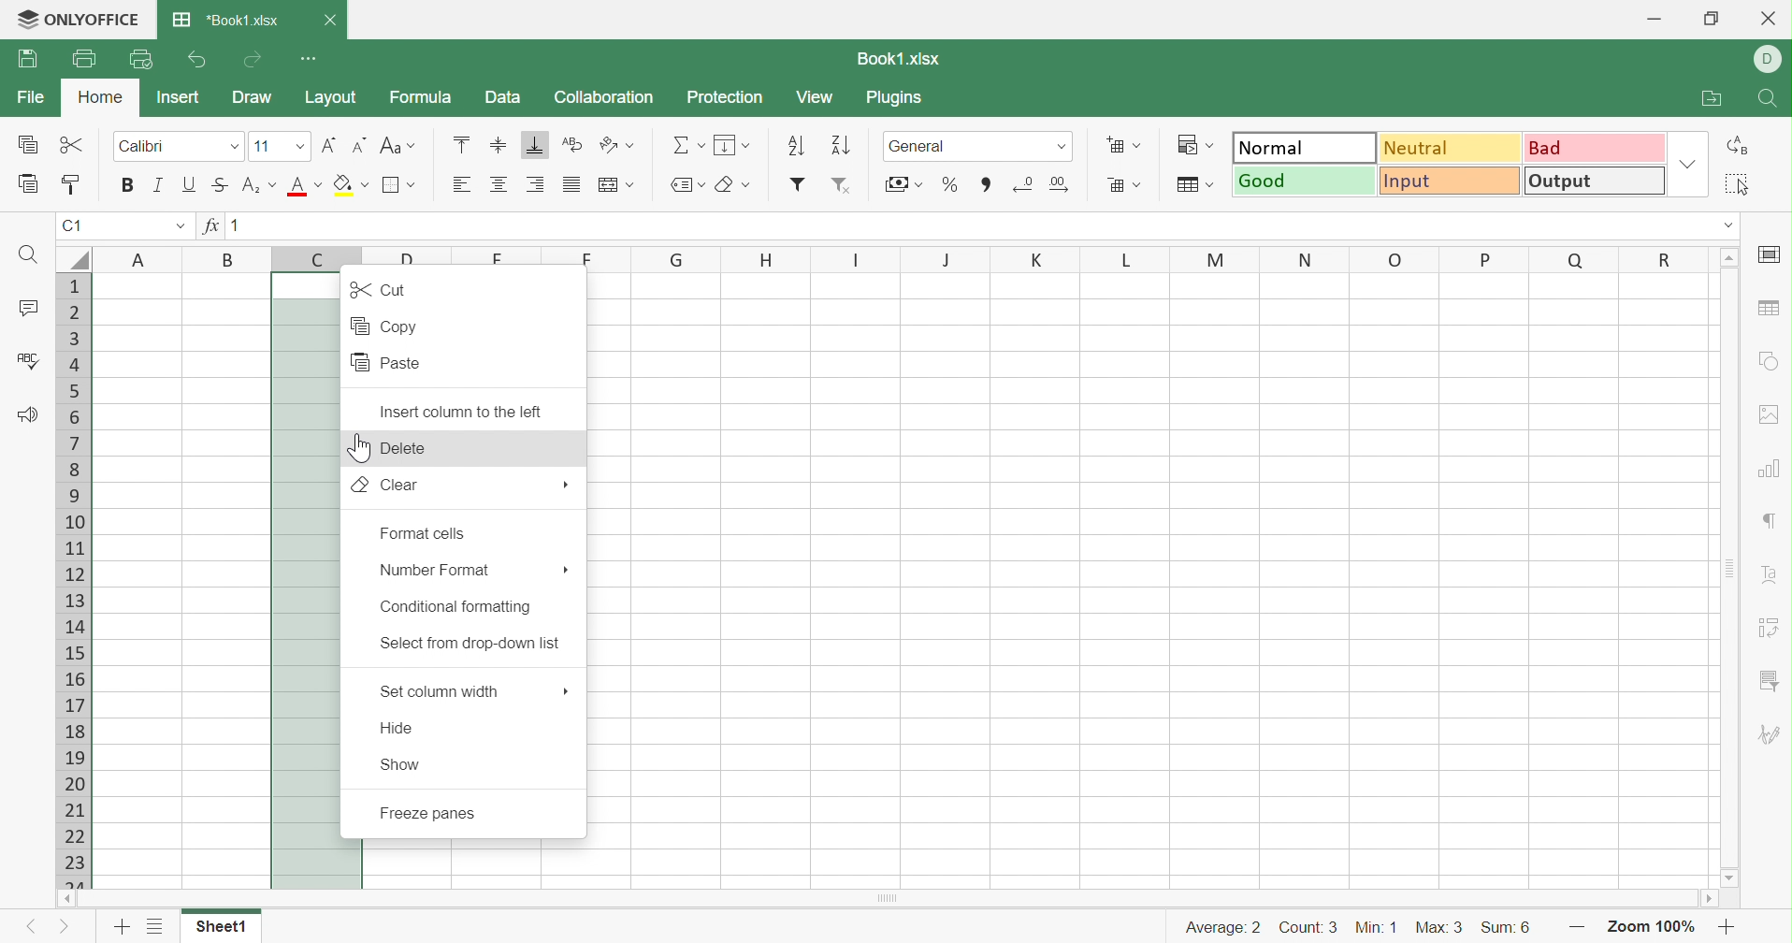 The width and height of the screenshot is (1792, 943). What do you see at coordinates (1024, 184) in the screenshot?
I see `Decrease decimals` at bounding box center [1024, 184].